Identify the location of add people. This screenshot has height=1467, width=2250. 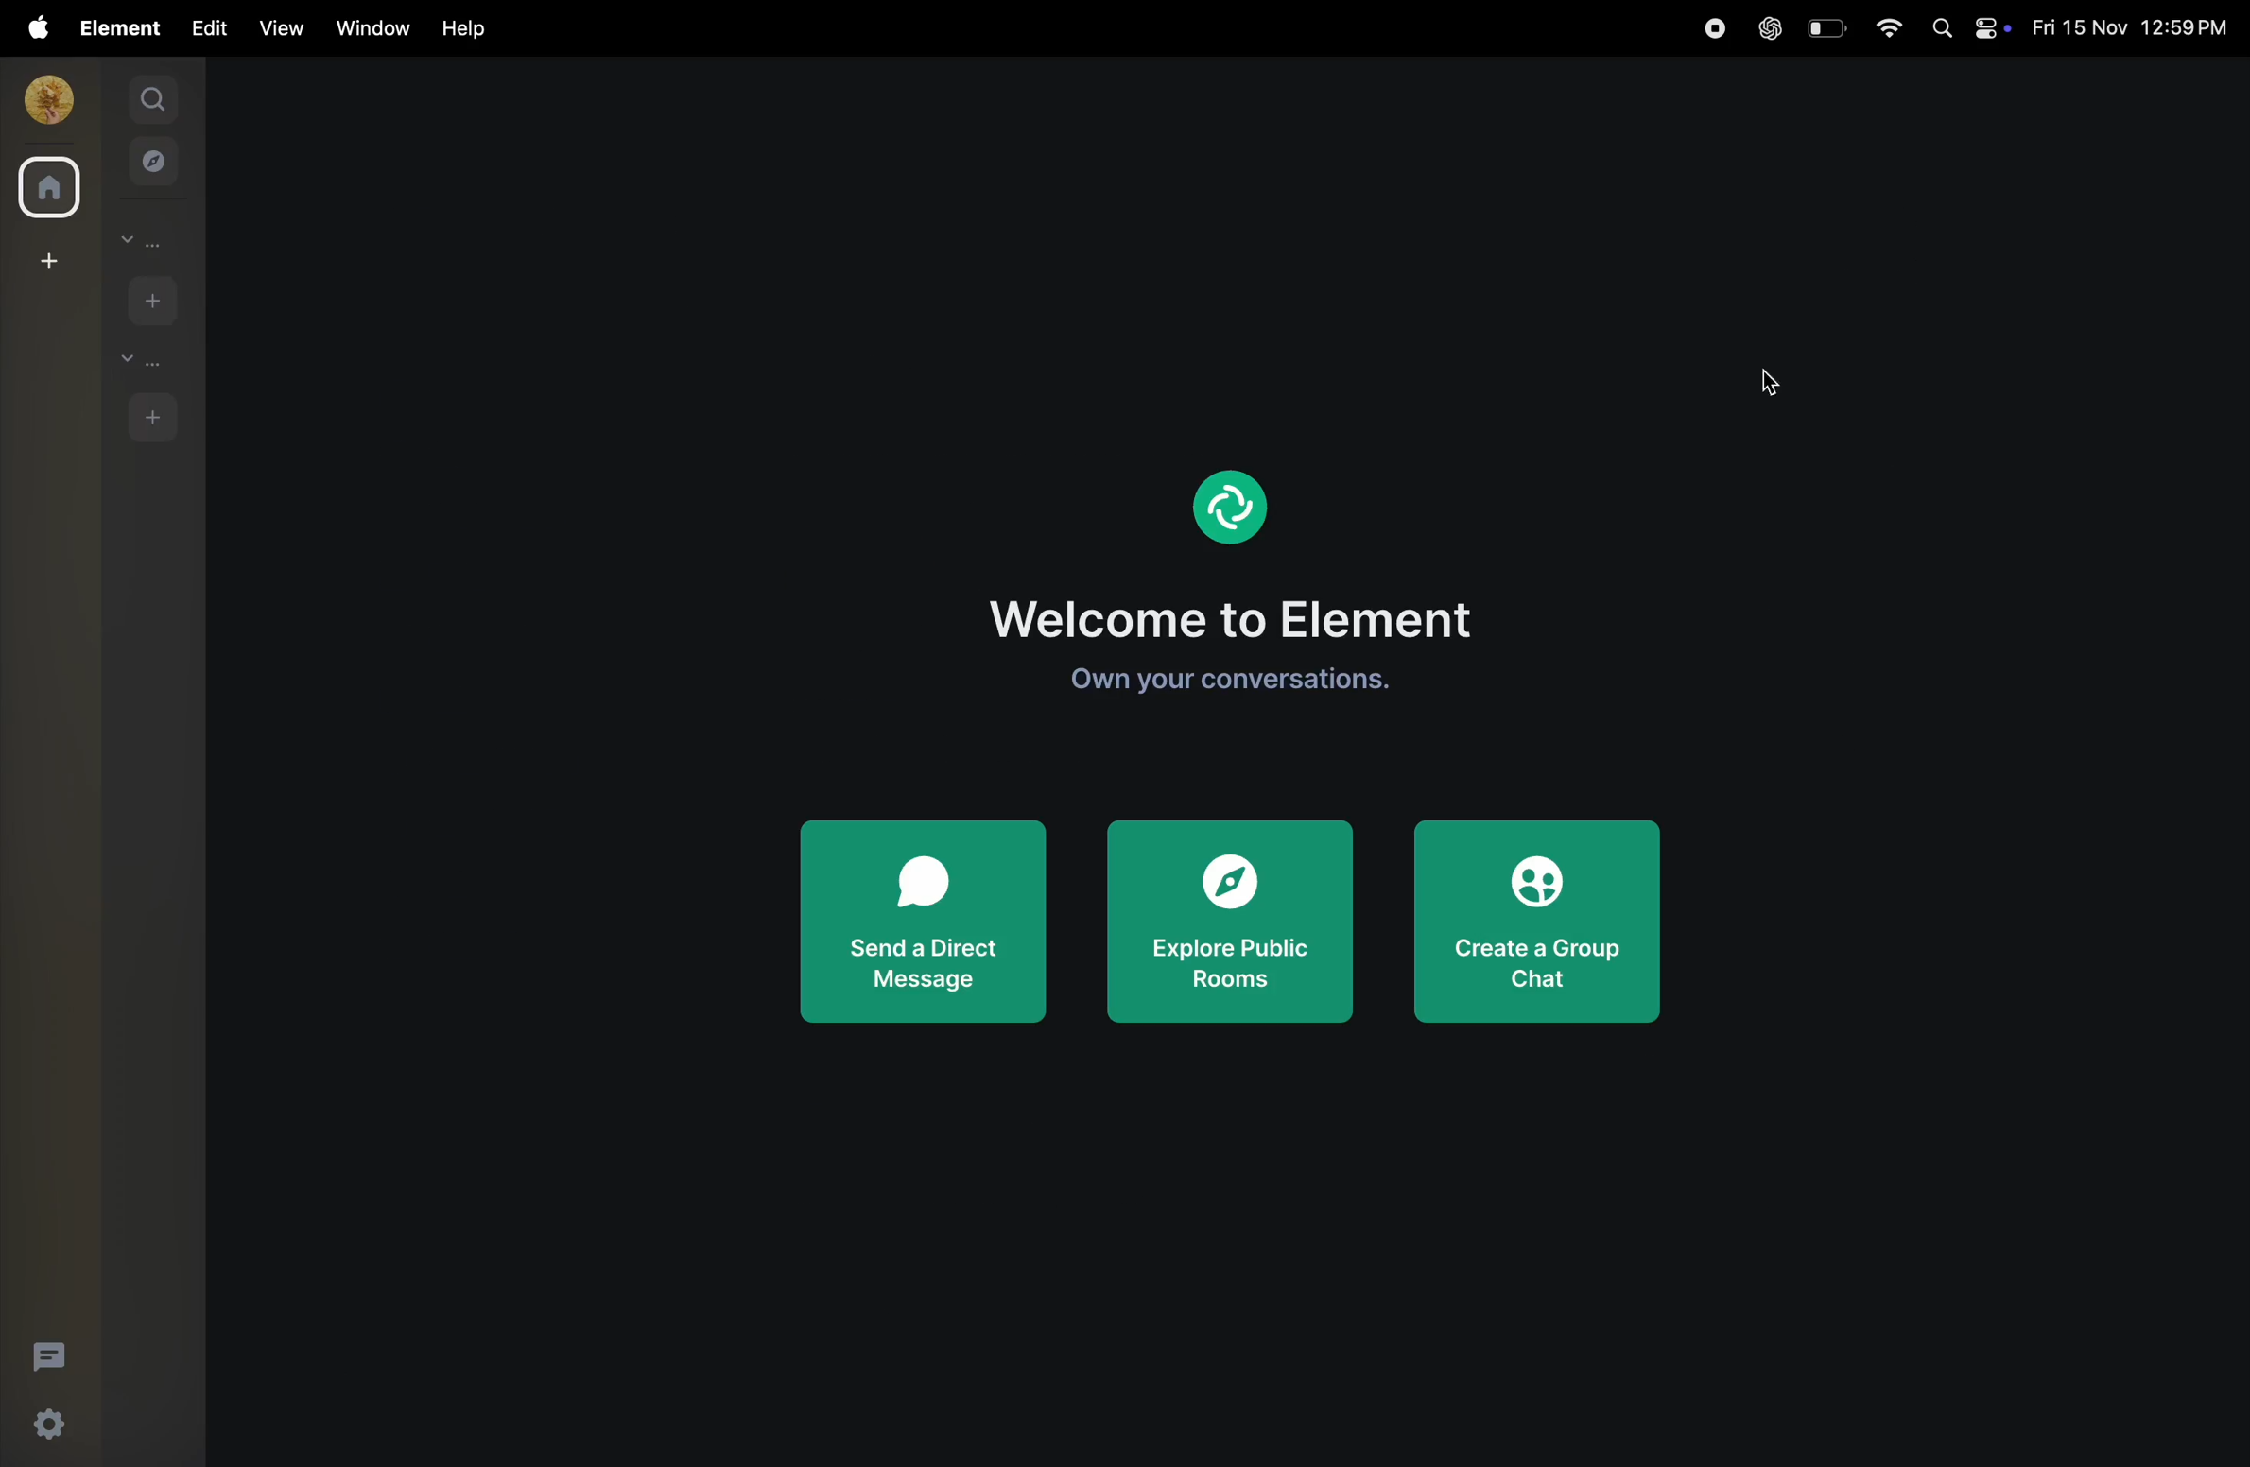
(148, 298).